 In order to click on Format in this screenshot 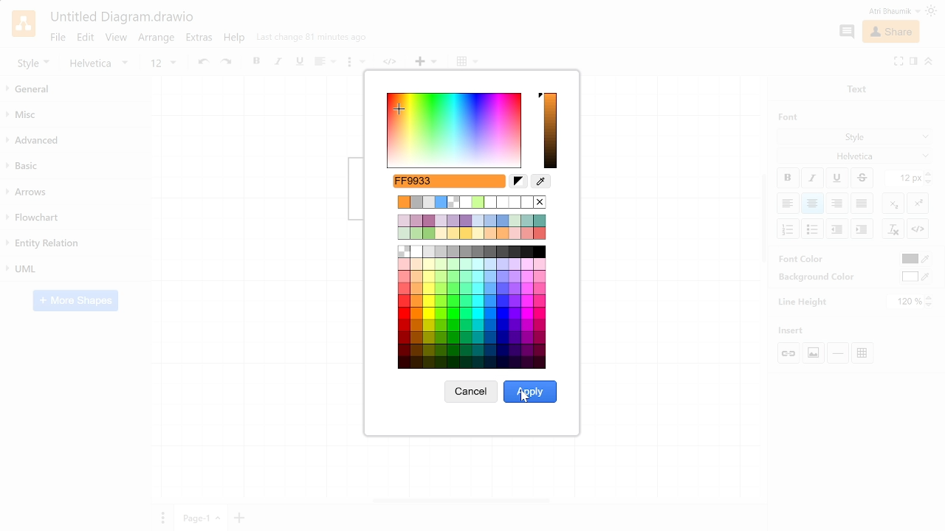, I will do `click(913, 63)`.